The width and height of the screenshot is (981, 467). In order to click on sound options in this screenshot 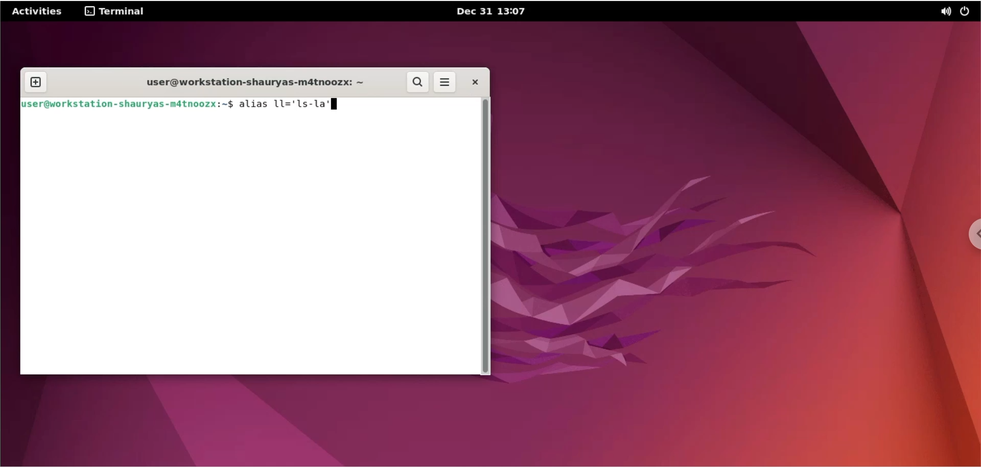, I will do `click(945, 11)`.